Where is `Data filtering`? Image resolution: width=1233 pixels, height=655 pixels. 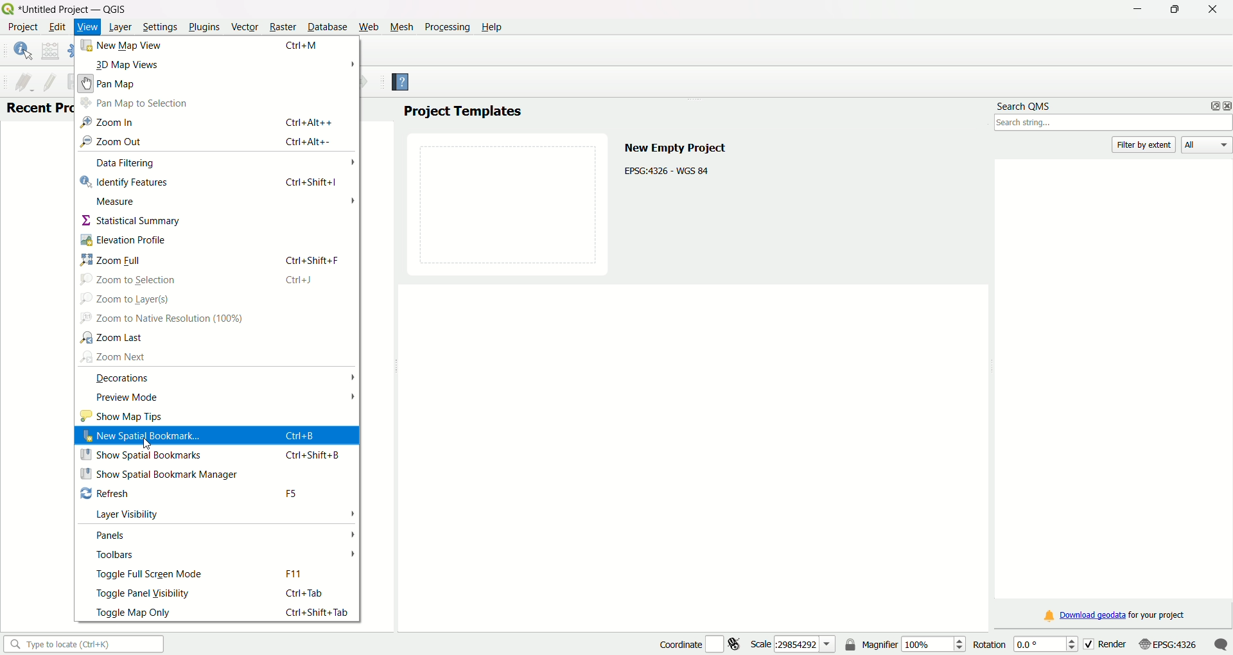 Data filtering is located at coordinates (123, 161).